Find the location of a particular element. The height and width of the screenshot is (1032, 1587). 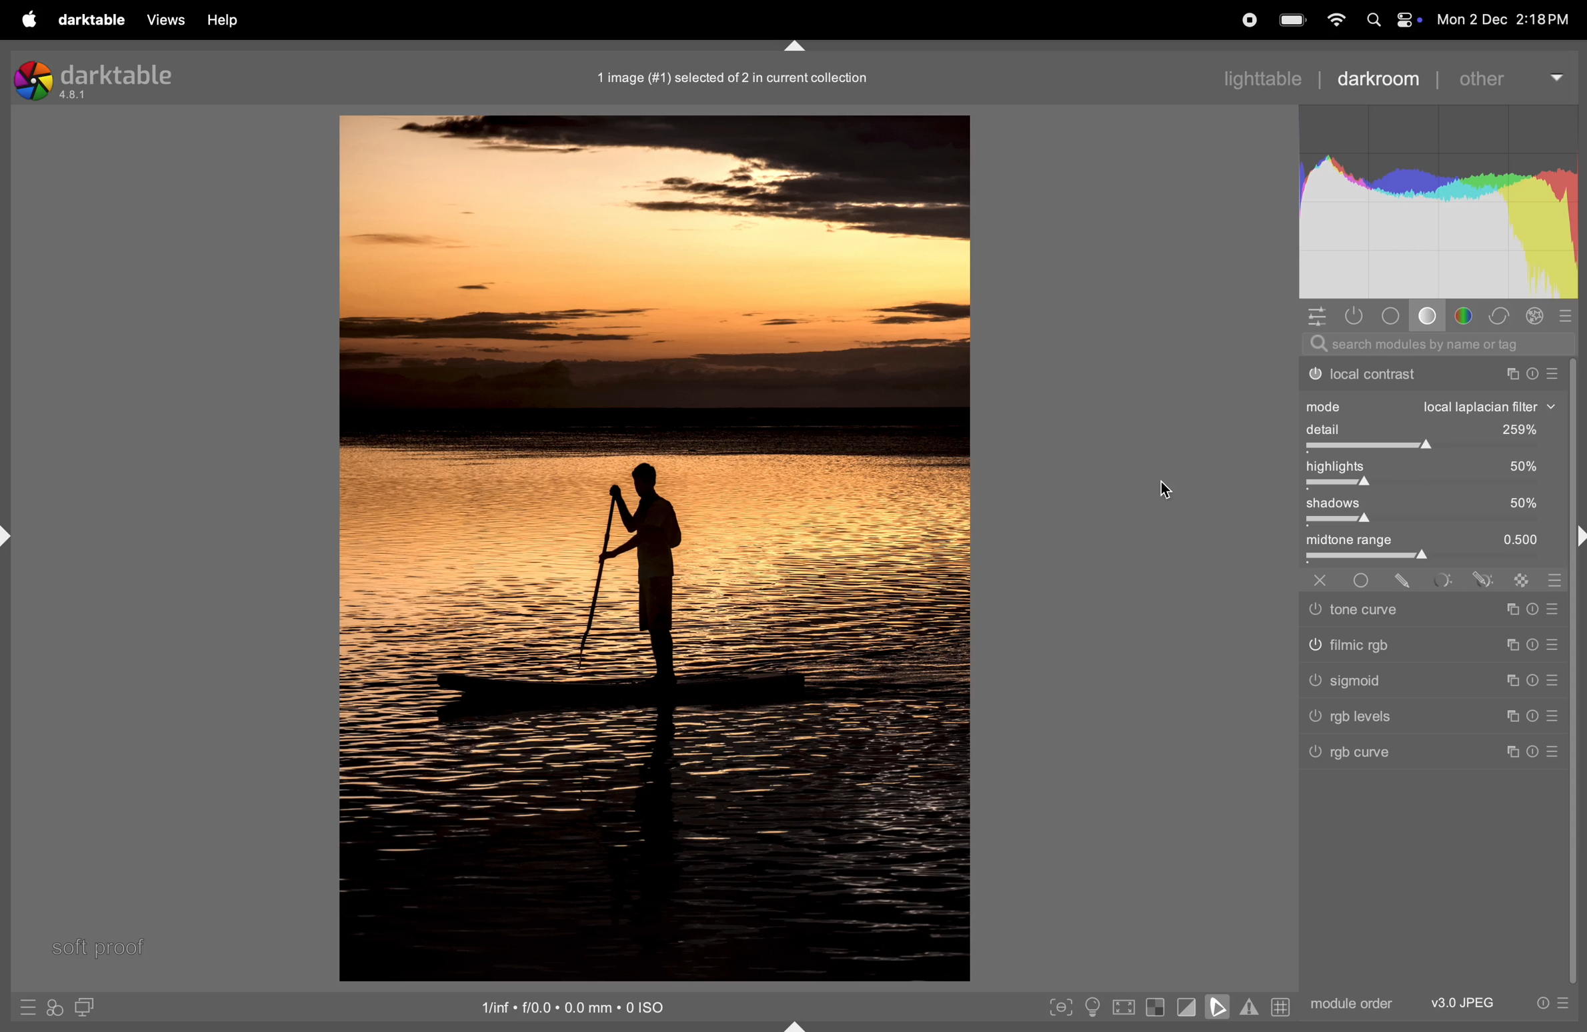

record is located at coordinates (1253, 21).